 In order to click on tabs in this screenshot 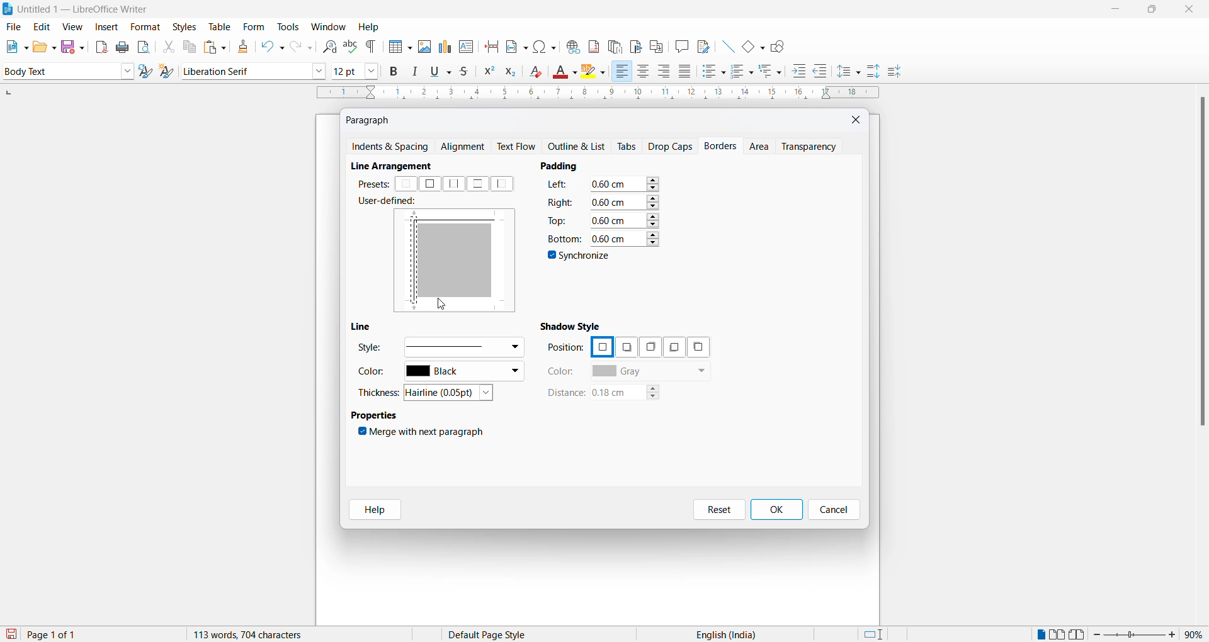, I will do `click(628, 147)`.